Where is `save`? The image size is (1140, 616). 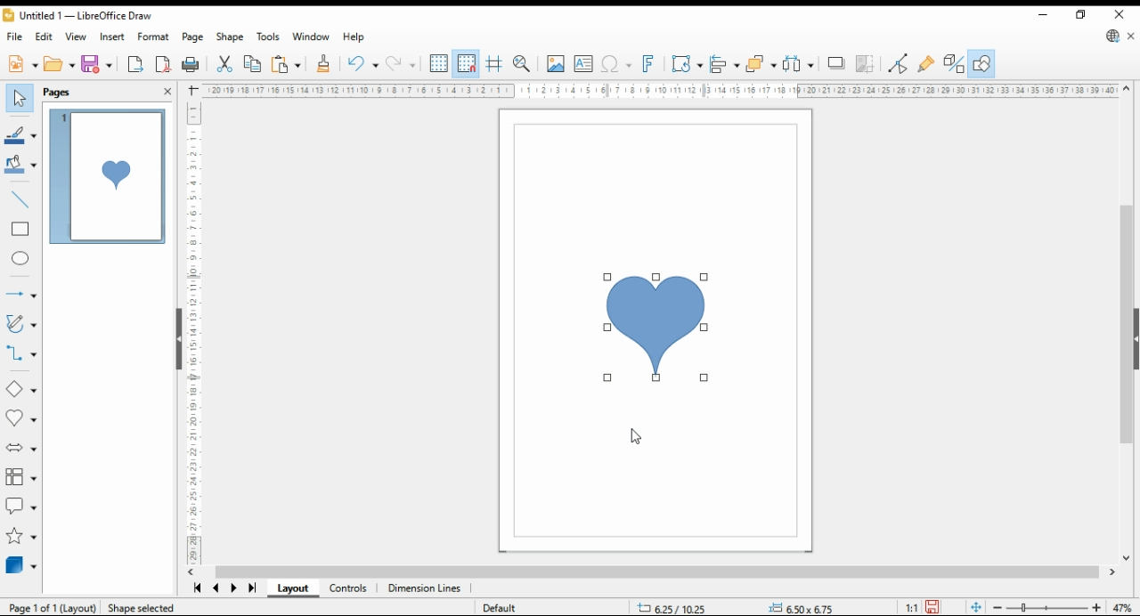
save is located at coordinates (98, 64).